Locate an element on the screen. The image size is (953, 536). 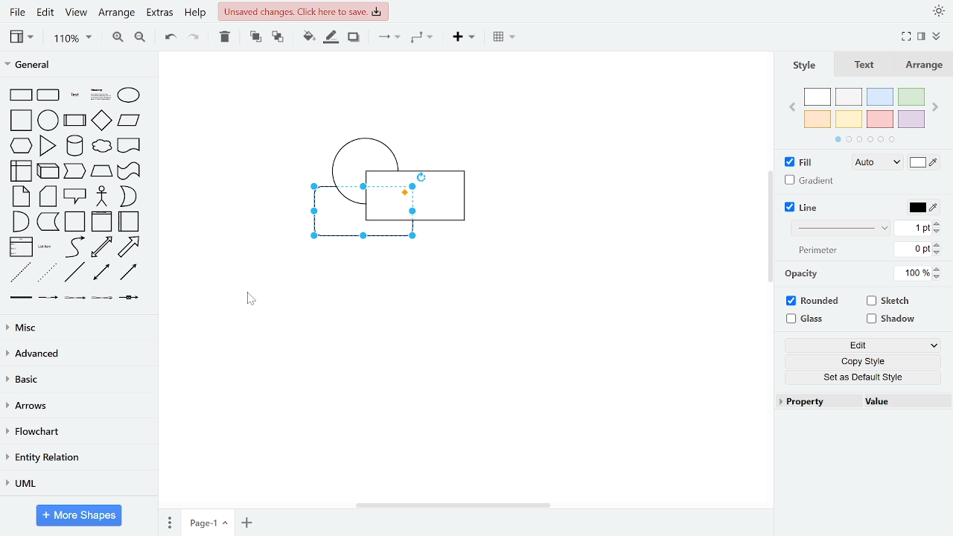
violet is located at coordinates (910, 120).